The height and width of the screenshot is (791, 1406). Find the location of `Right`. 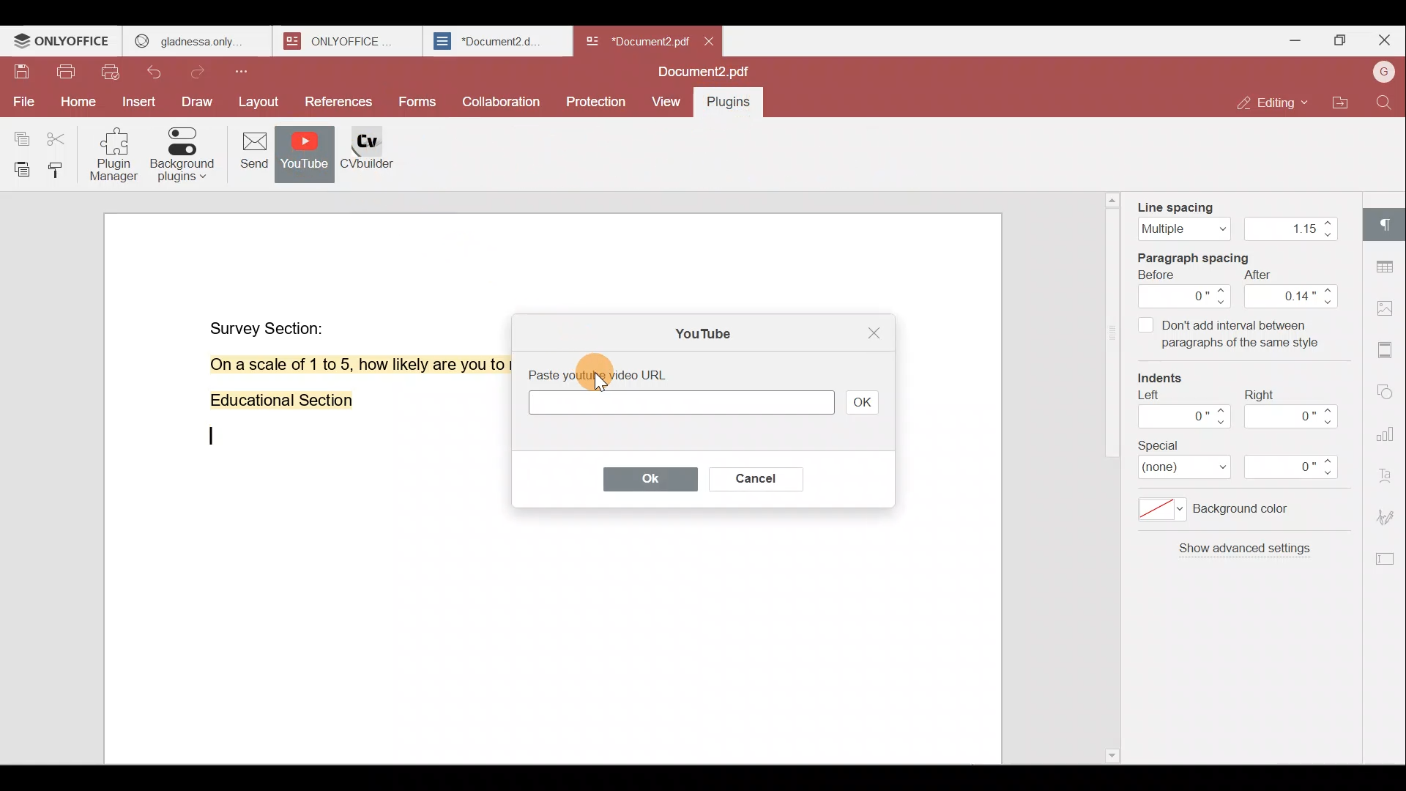

Right is located at coordinates (1295, 409).